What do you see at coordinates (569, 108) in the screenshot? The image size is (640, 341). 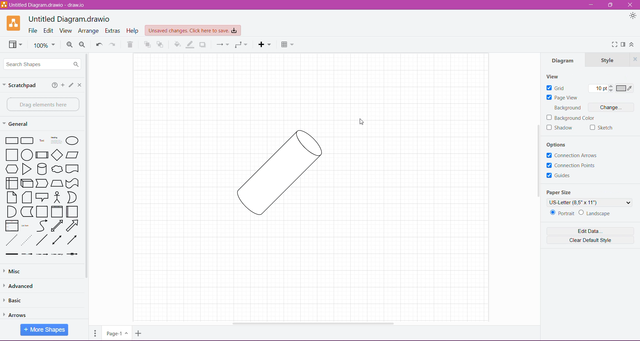 I see `Background` at bounding box center [569, 108].